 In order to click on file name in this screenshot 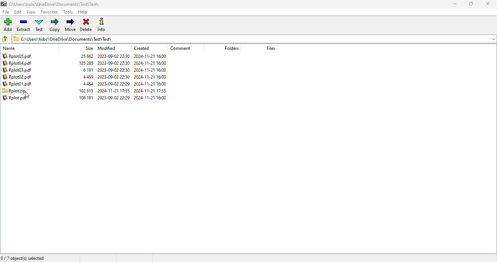, I will do `click(17, 70)`.